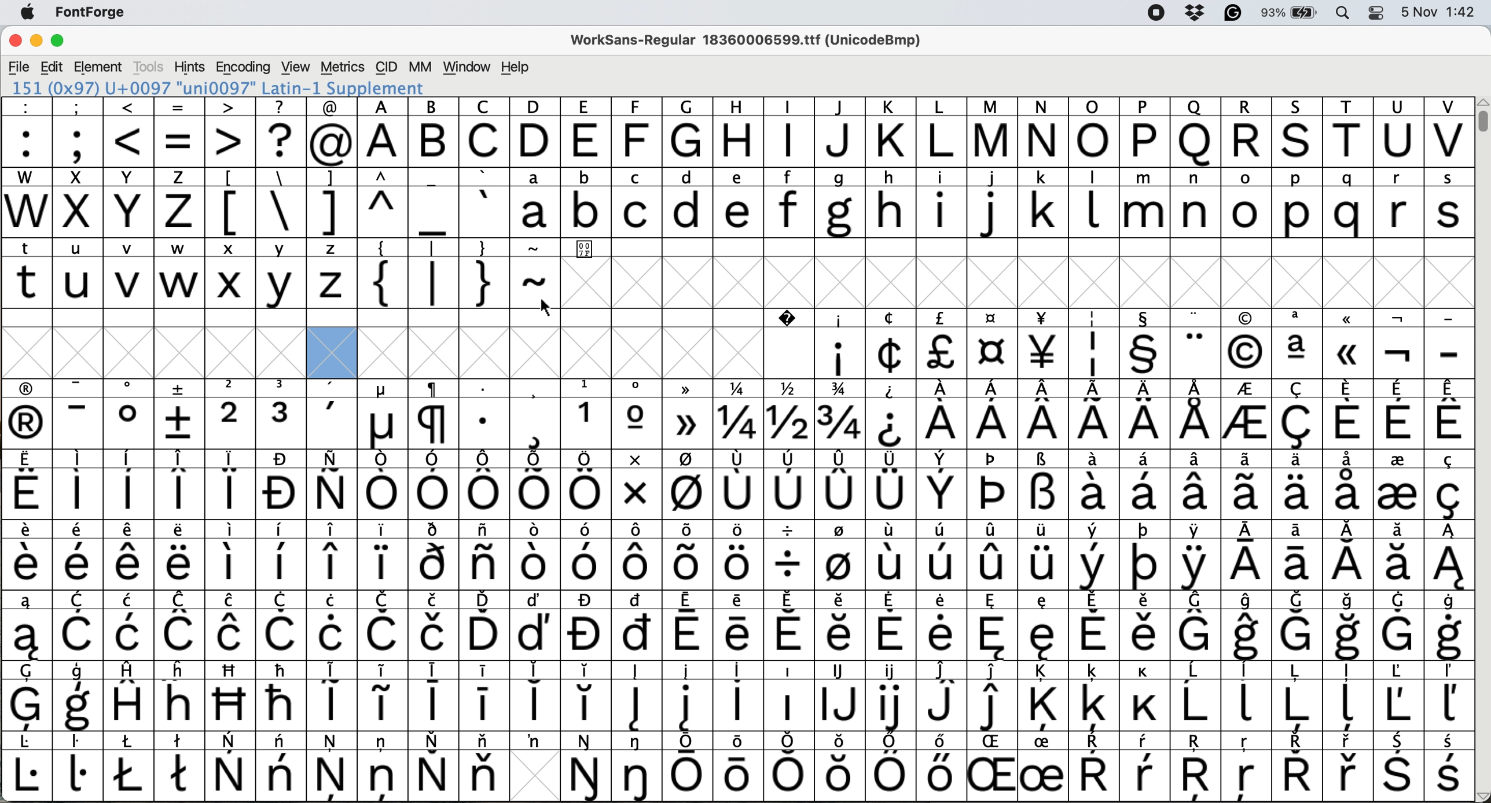 The width and height of the screenshot is (1491, 803). What do you see at coordinates (282, 625) in the screenshot?
I see `symbol` at bounding box center [282, 625].